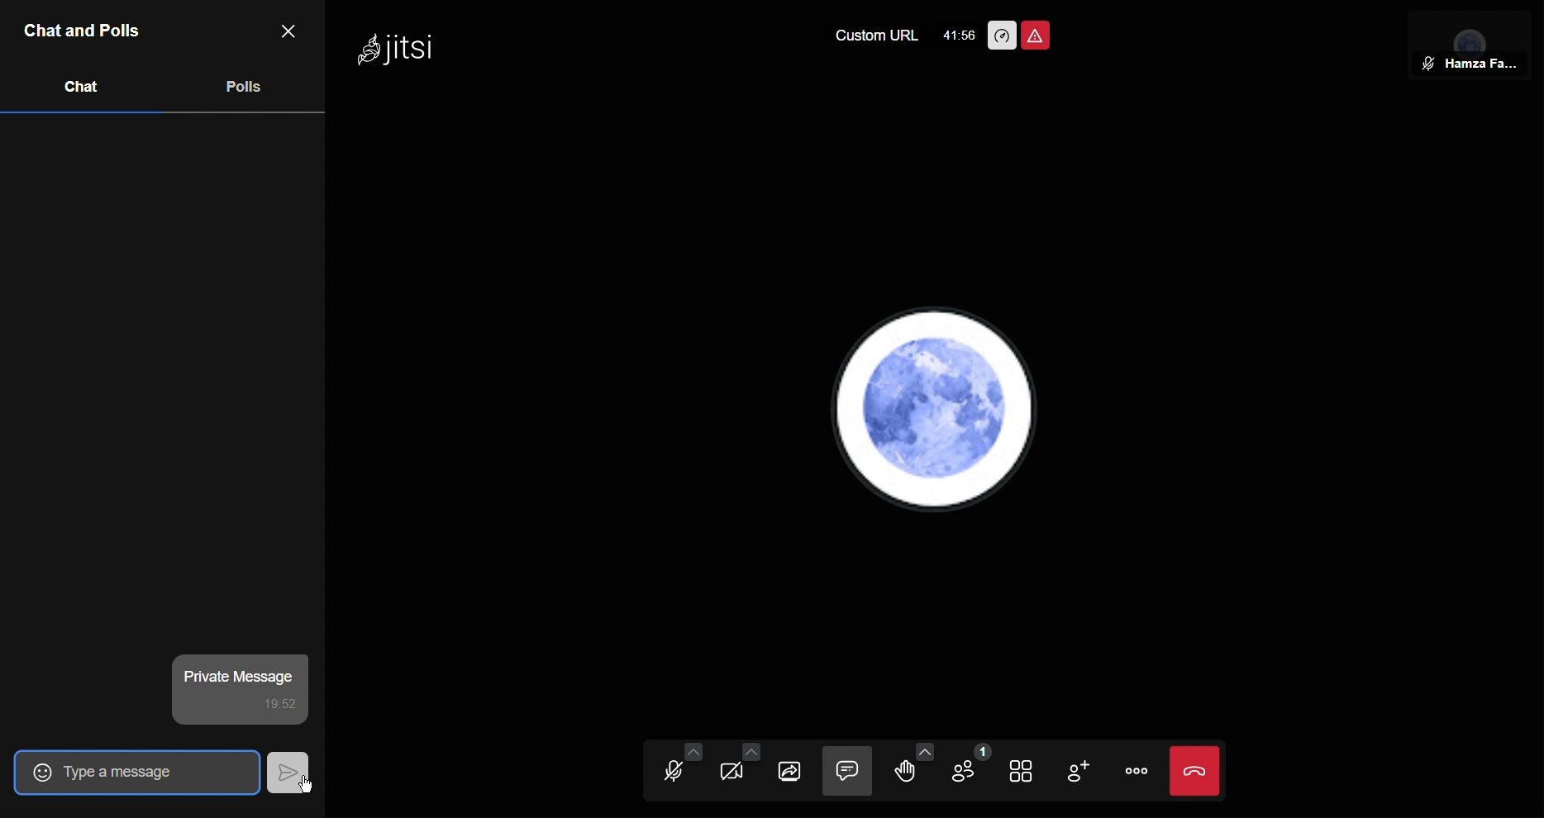 The image size is (1544, 818). Describe the element at coordinates (239, 692) in the screenshot. I see `private message` at that location.